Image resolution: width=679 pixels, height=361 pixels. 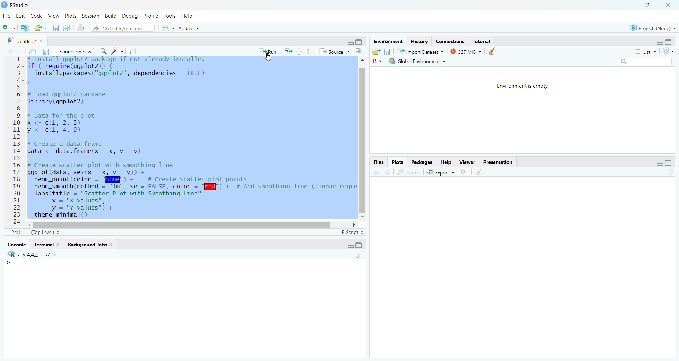 I want to click on go forward, so click(x=388, y=173).